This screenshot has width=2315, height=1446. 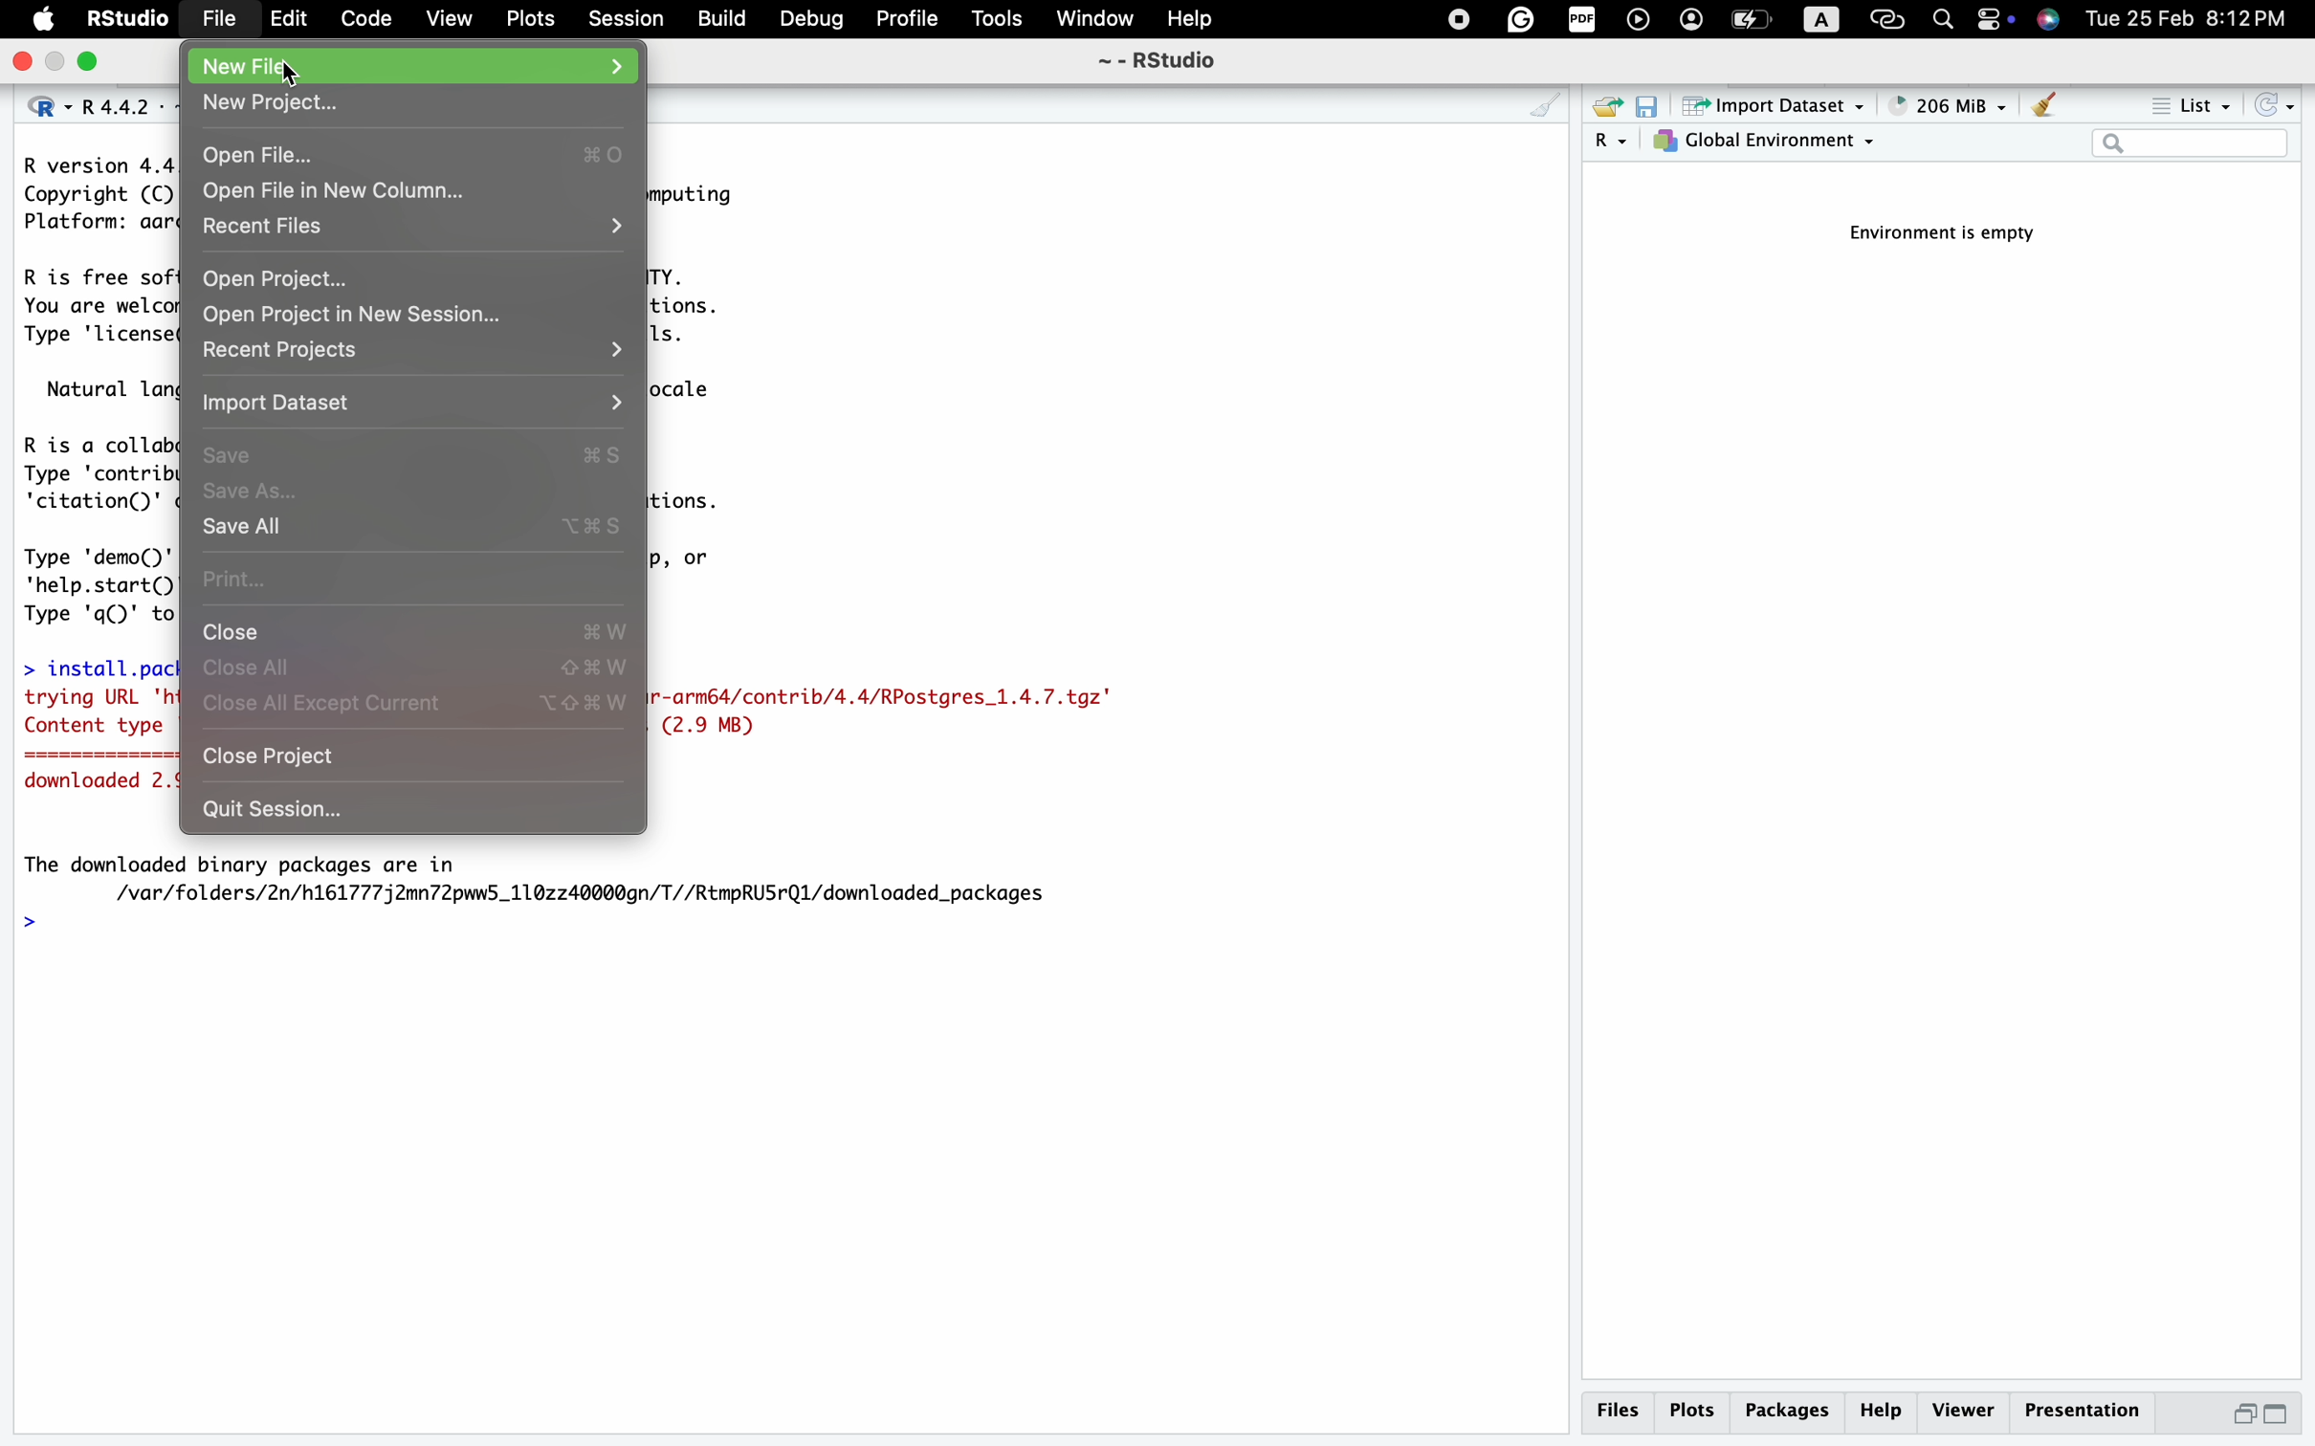 I want to click on toggle, so click(x=1995, y=21).